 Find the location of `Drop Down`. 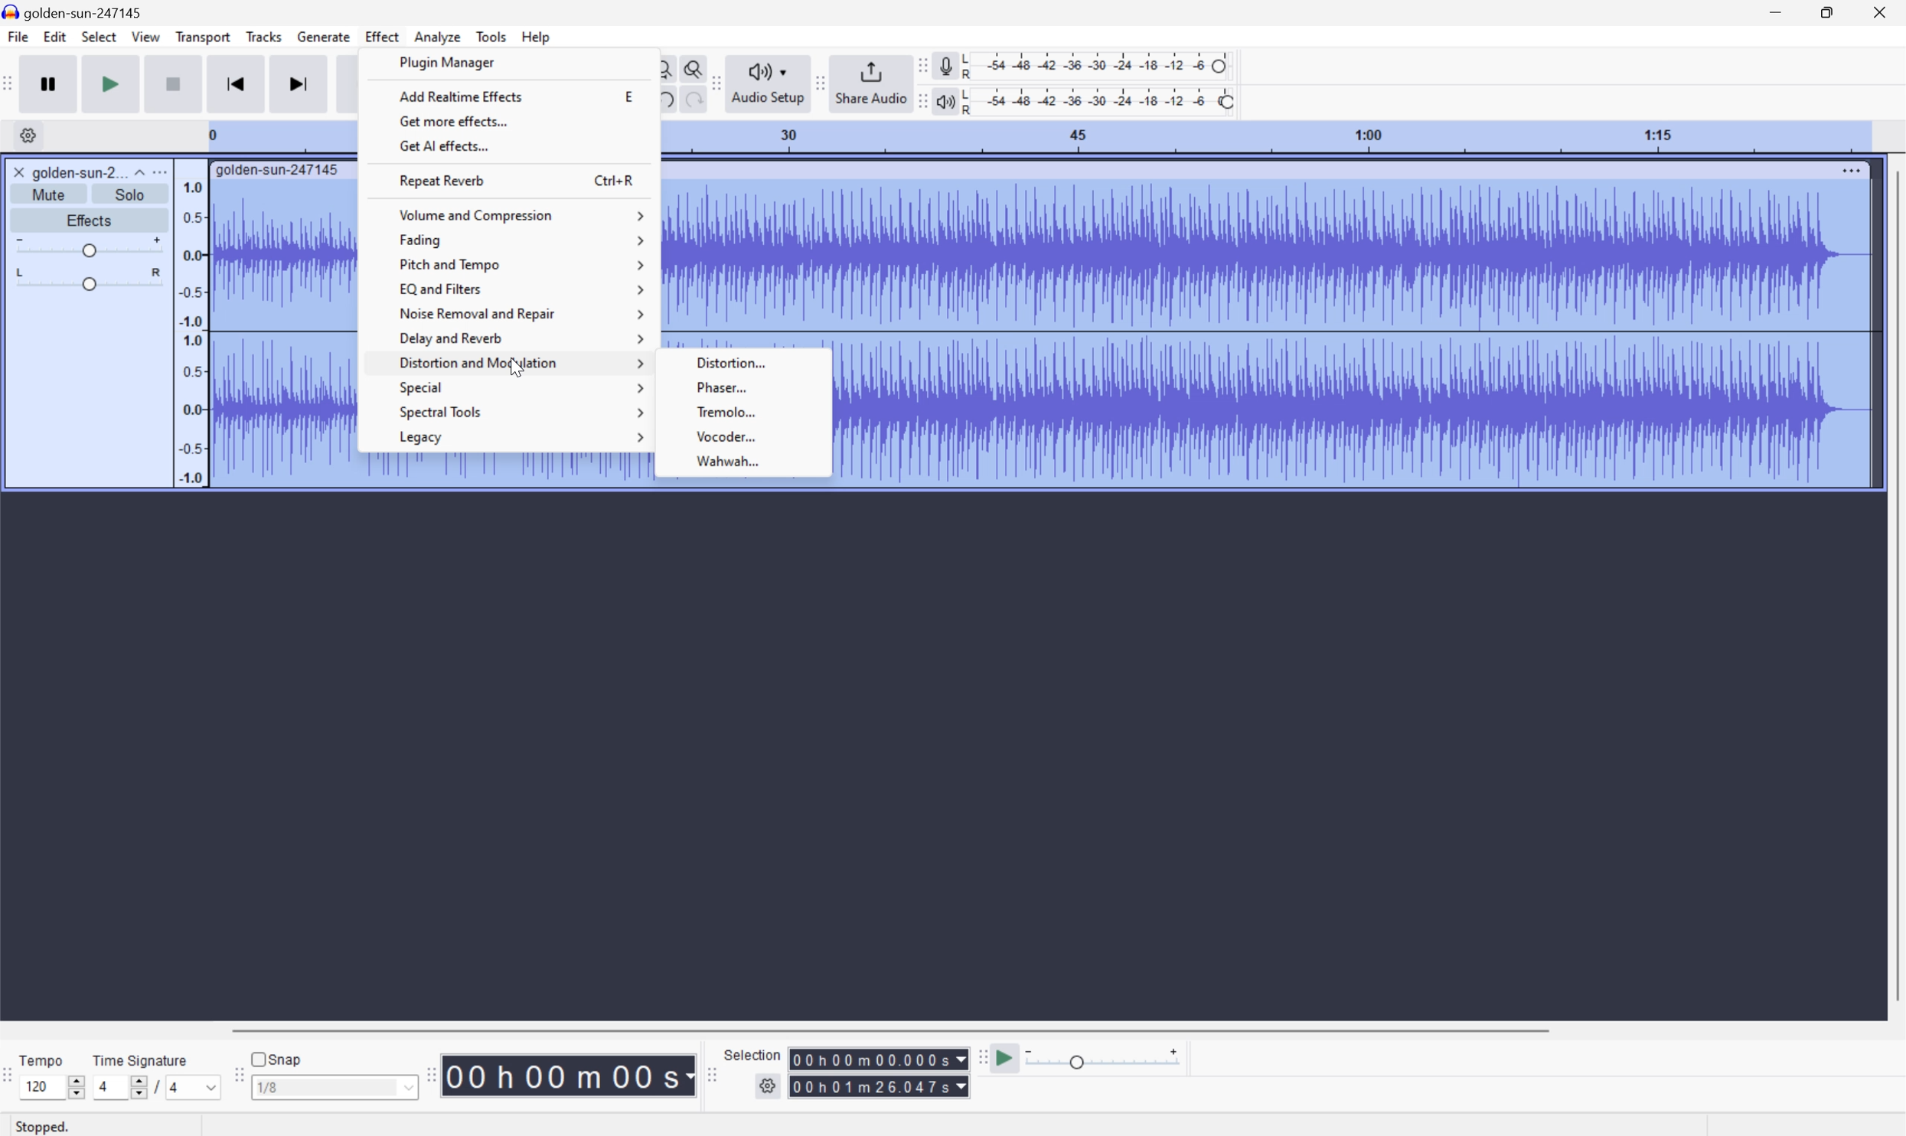

Drop Down is located at coordinates (137, 171).